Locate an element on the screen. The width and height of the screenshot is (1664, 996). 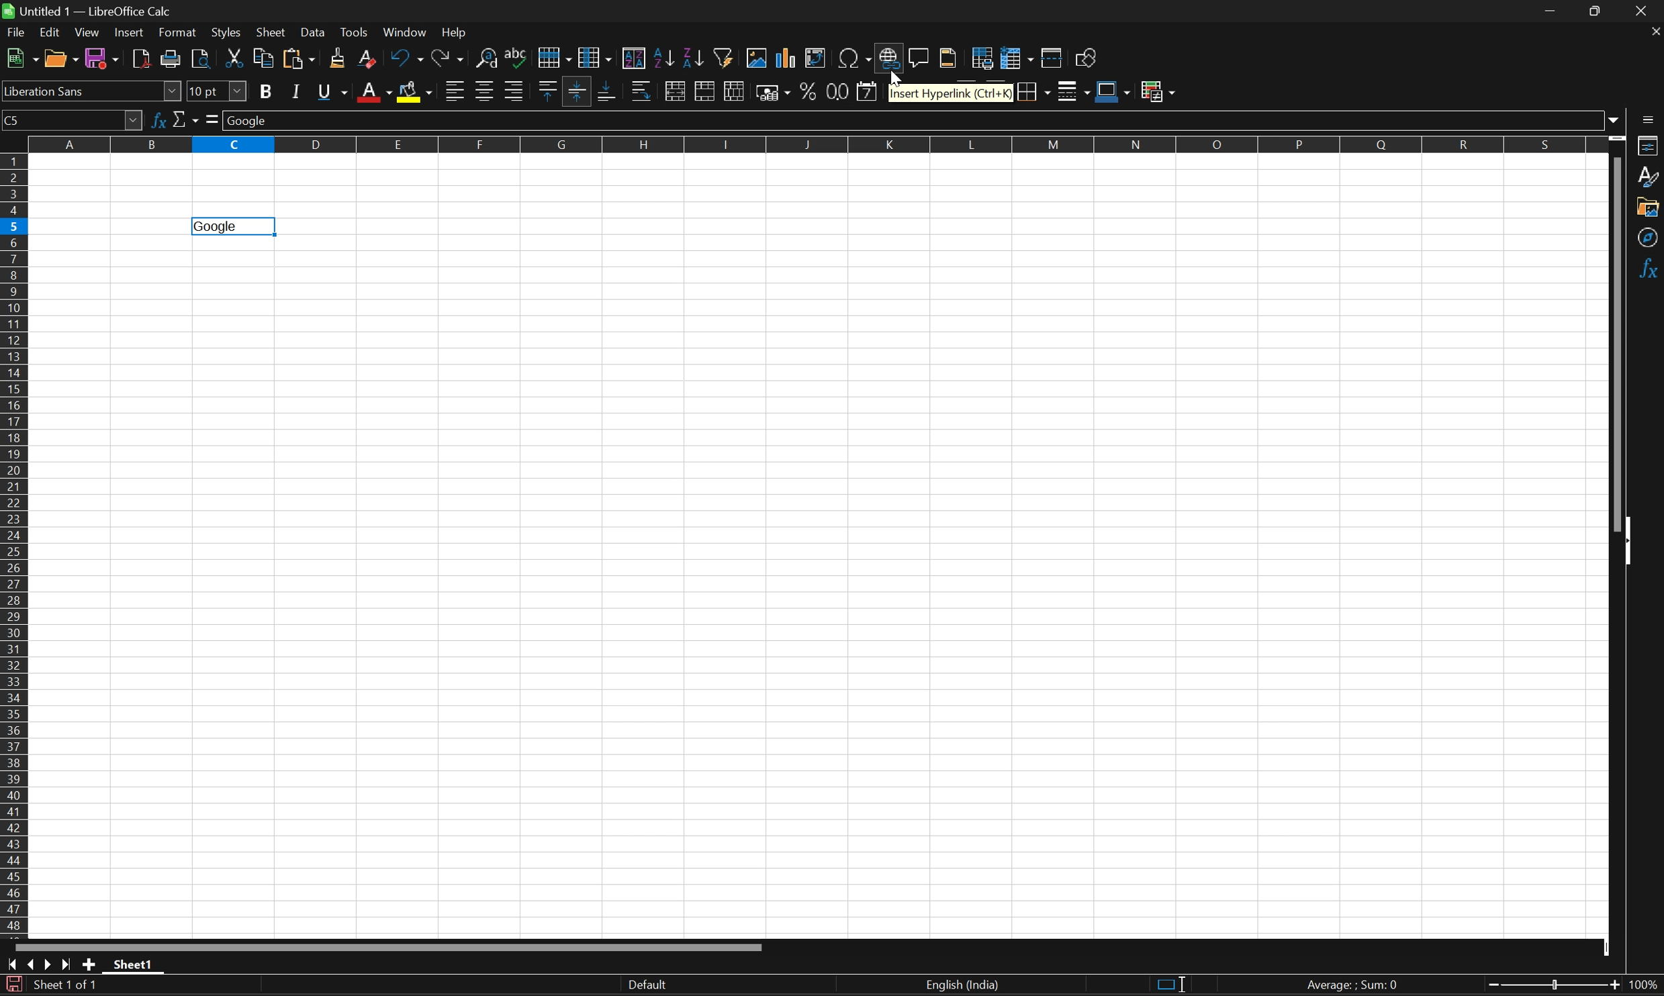
Sheet1 is located at coordinates (134, 964).